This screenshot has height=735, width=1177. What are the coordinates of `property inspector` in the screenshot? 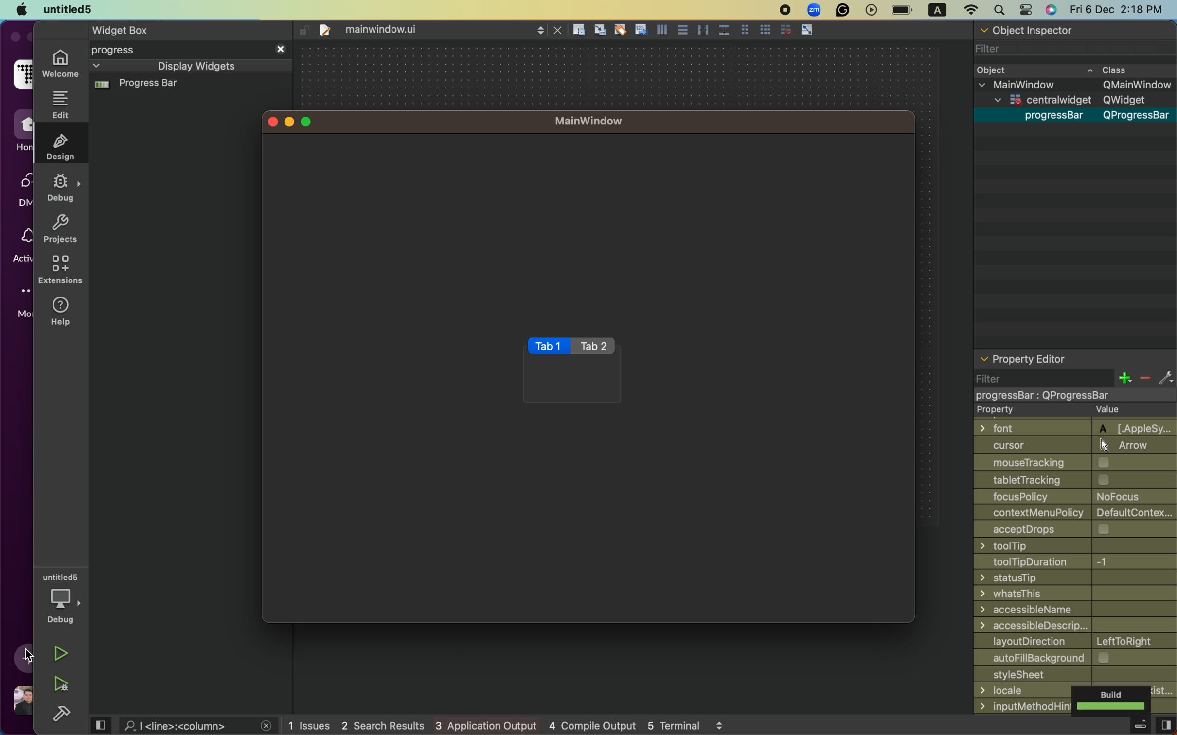 It's located at (1072, 359).